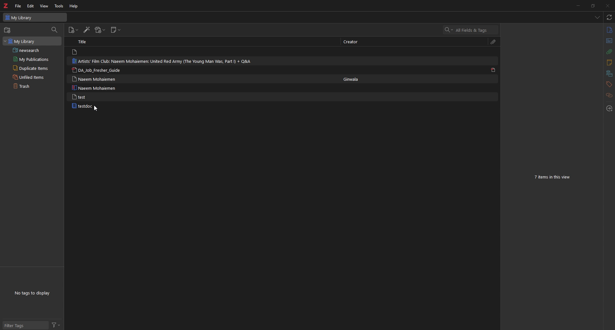 This screenshot has width=615, height=330. I want to click on unfiled items, so click(30, 77).